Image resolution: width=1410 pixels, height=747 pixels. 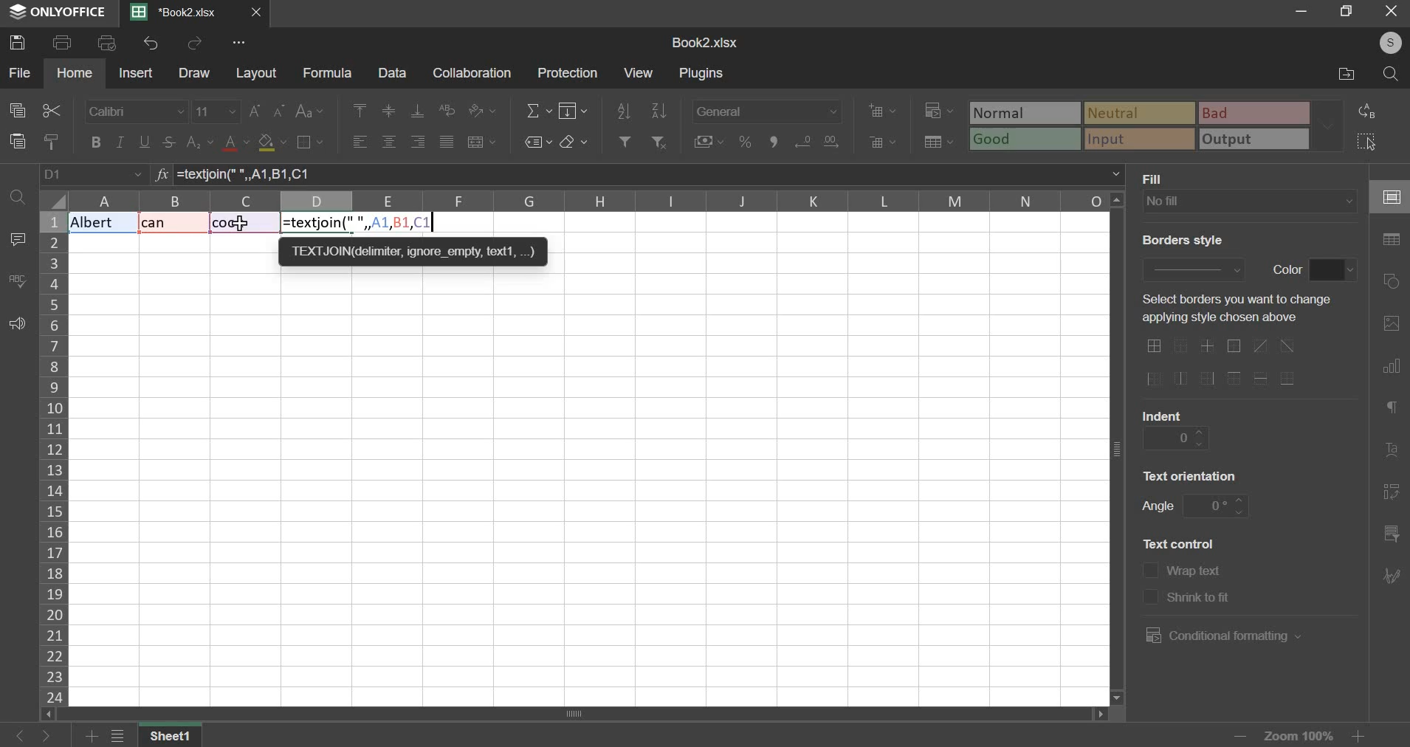 What do you see at coordinates (1393, 74) in the screenshot?
I see `search` at bounding box center [1393, 74].